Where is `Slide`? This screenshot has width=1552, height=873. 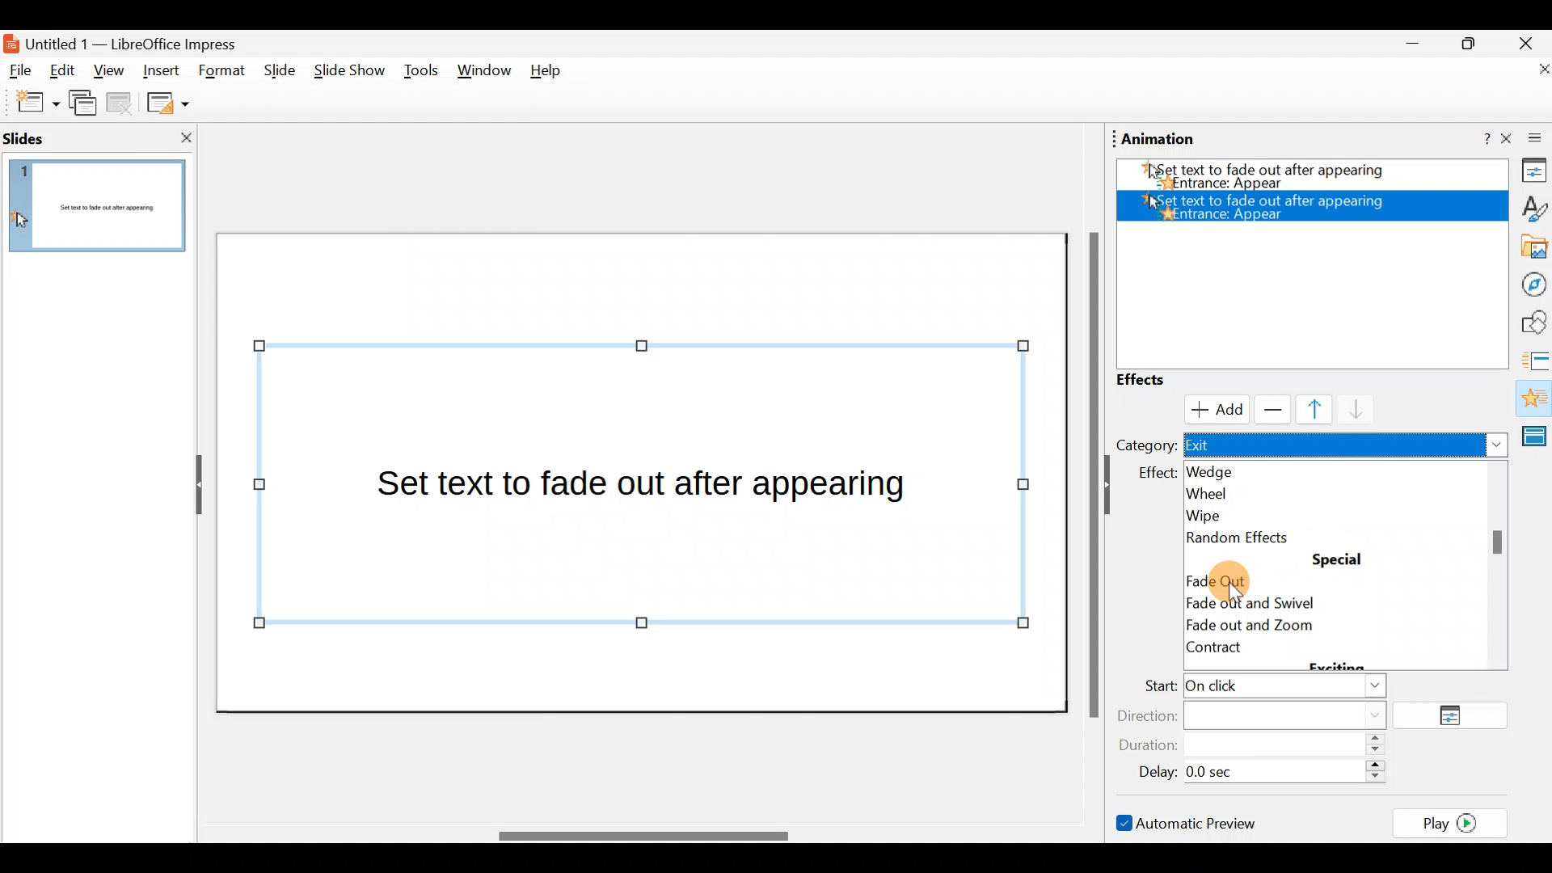
Slide is located at coordinates (276, 71).